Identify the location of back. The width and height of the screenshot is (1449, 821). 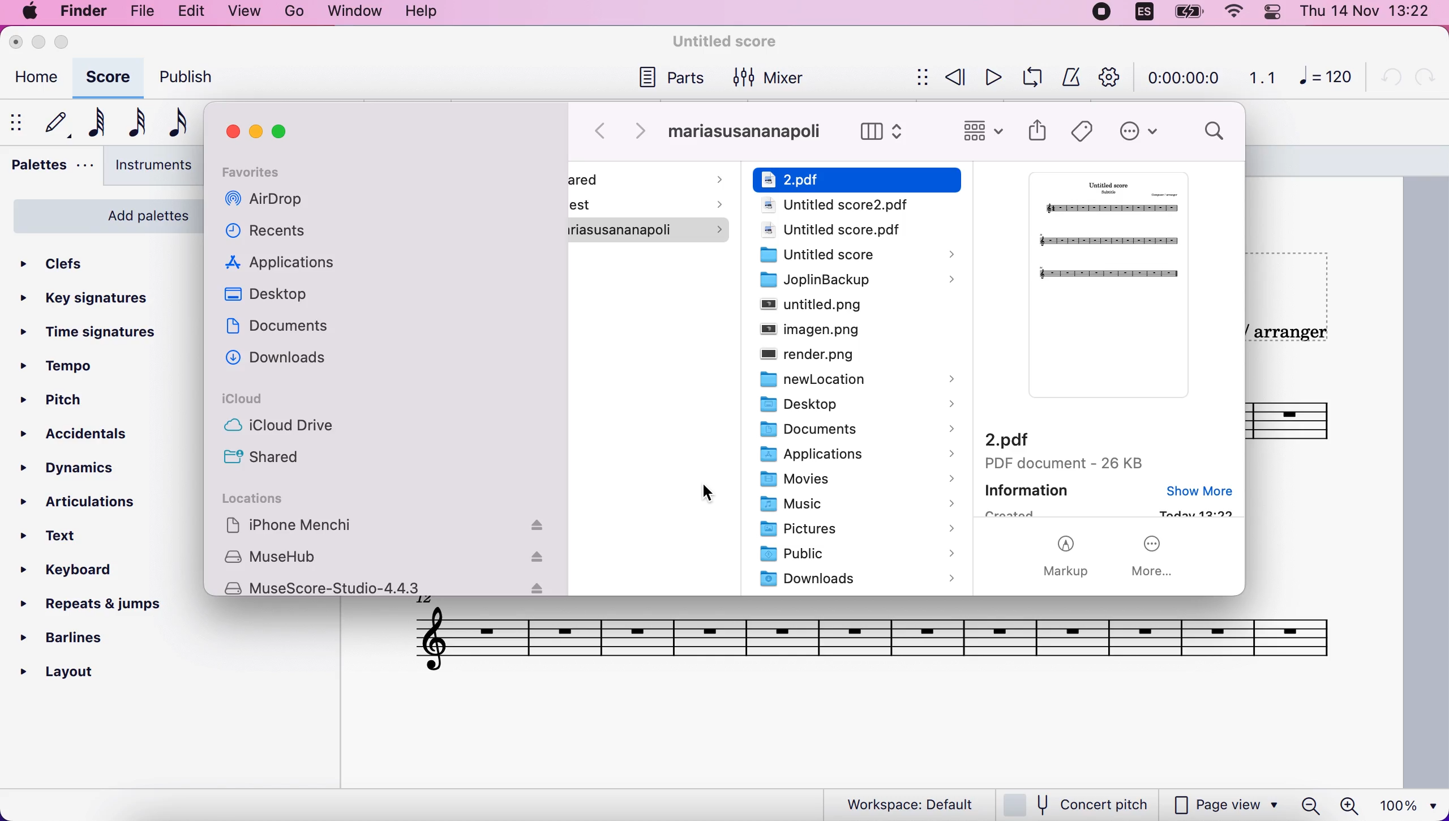
(603, 131).